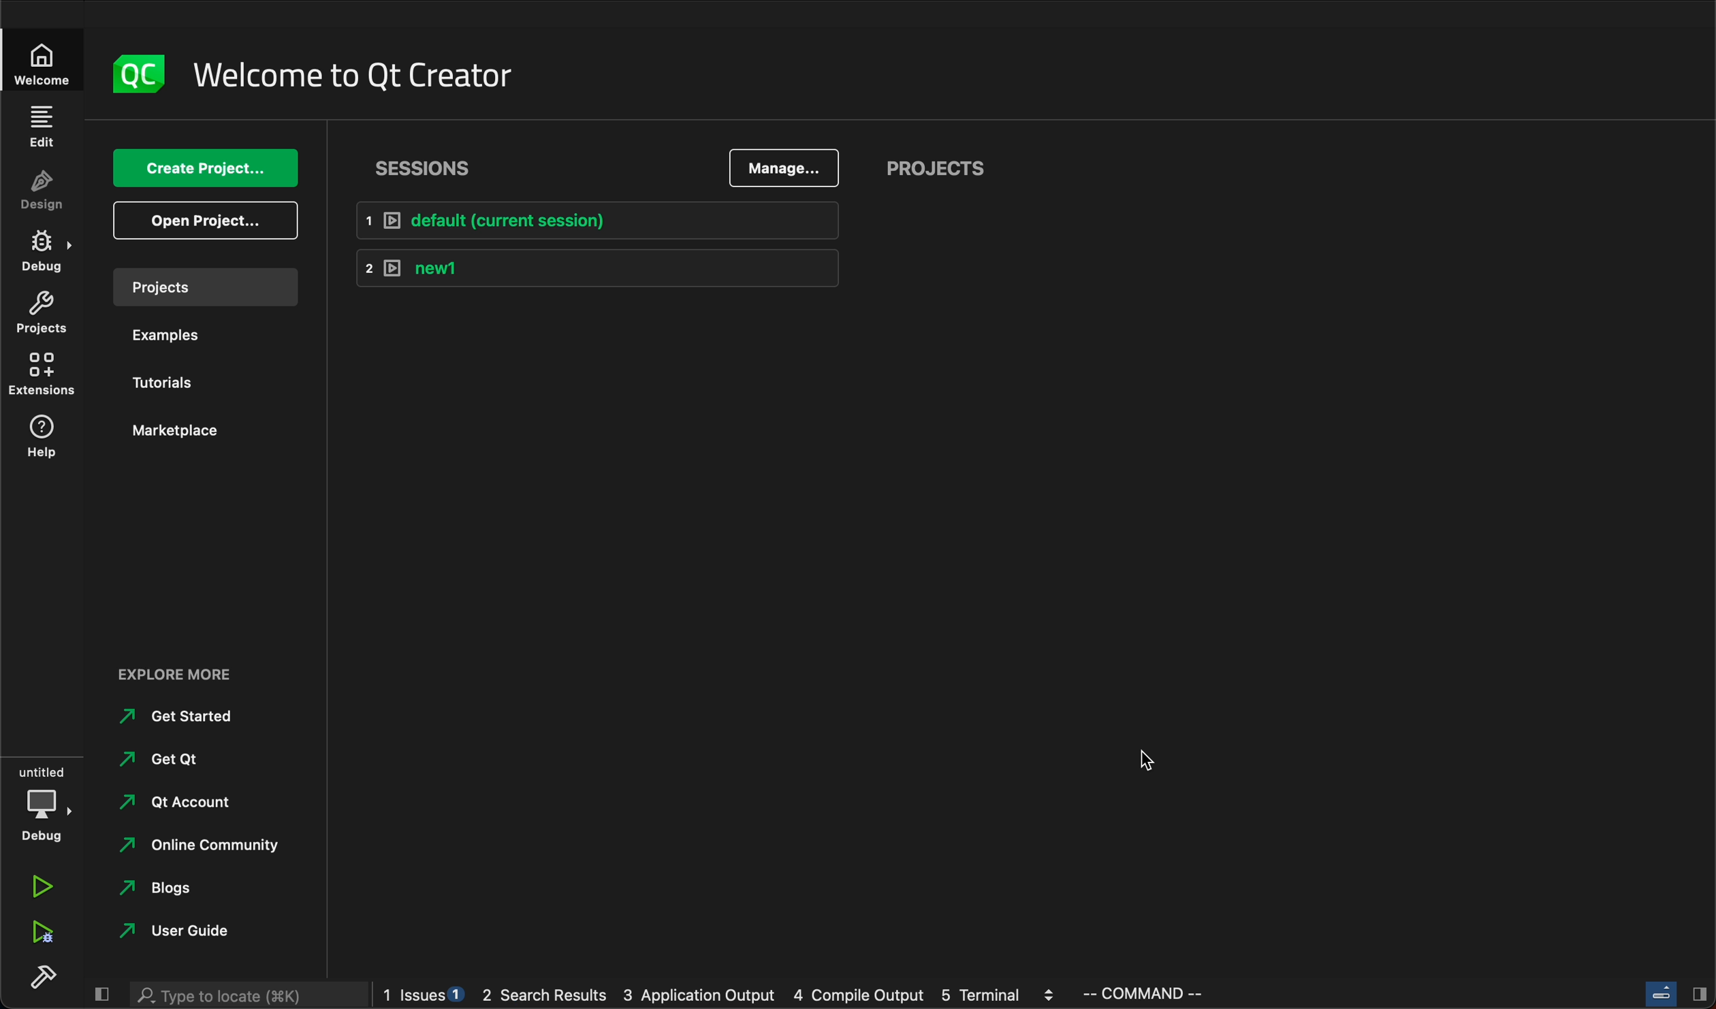  What do you see at coordinates (599, 272) in the screenshot?
I see `new1` at bounding box center [599, 272].